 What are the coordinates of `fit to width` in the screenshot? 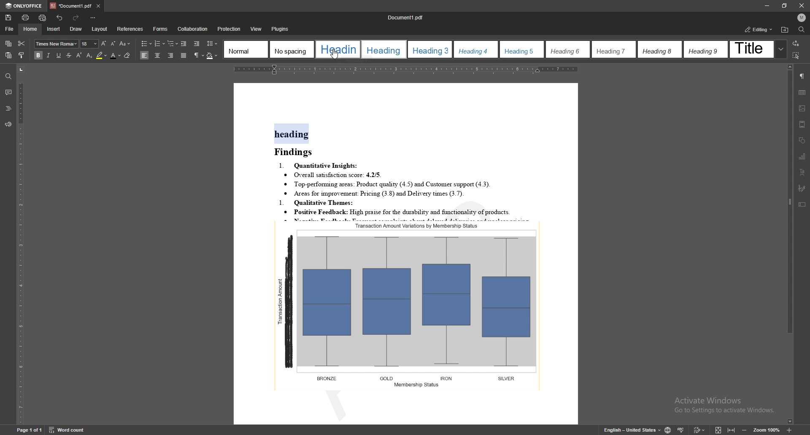 It's located at (731, 431).